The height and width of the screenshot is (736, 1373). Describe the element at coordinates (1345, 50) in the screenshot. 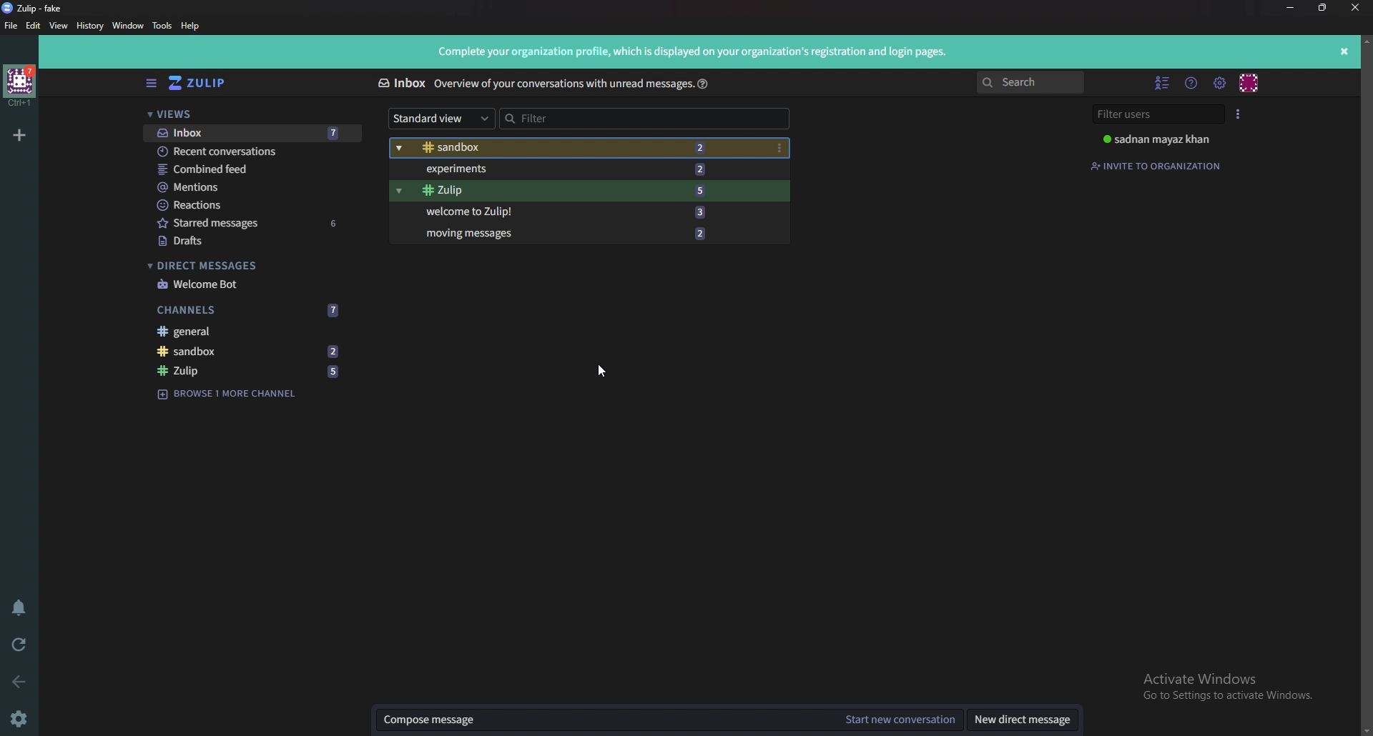

I see `Close info` at that location.